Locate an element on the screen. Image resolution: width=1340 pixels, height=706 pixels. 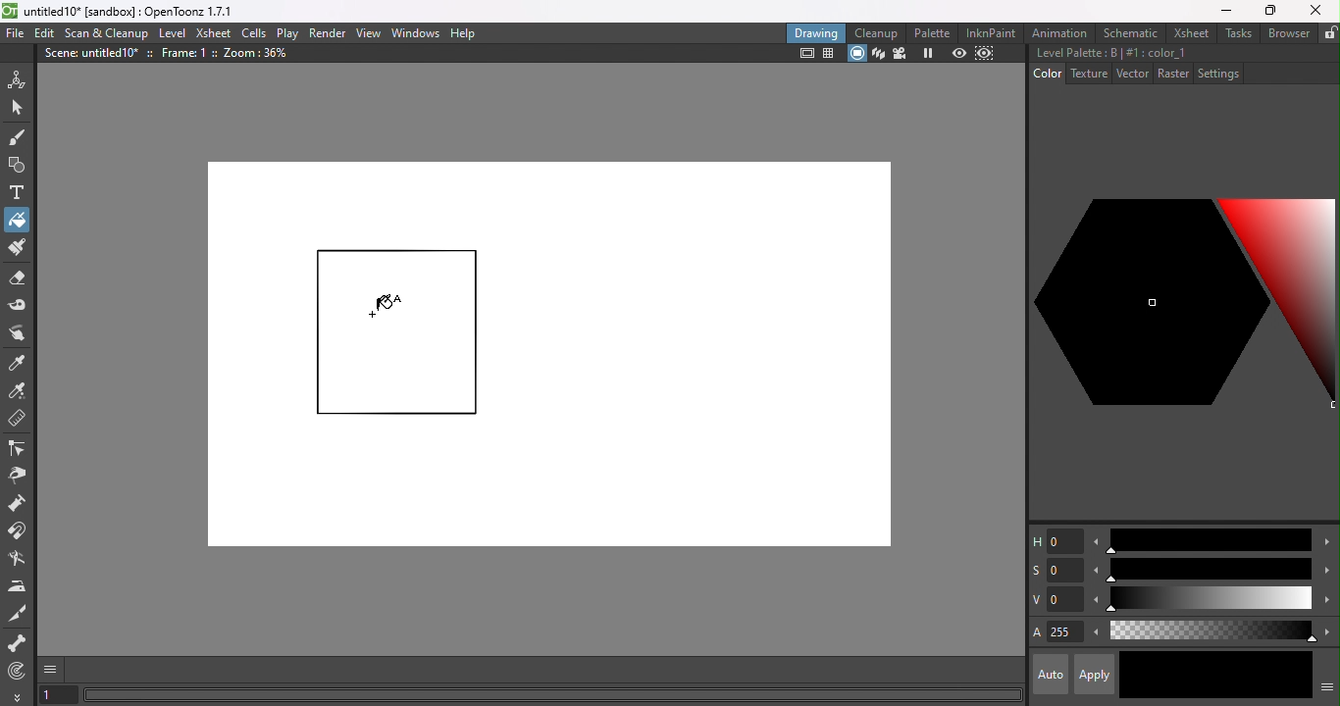
Scene details is located at coordinates (174, 56).